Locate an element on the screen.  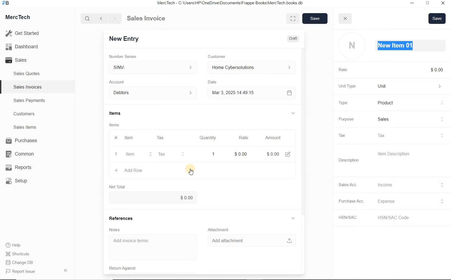
Minimize is located at coordinates (412, 4).